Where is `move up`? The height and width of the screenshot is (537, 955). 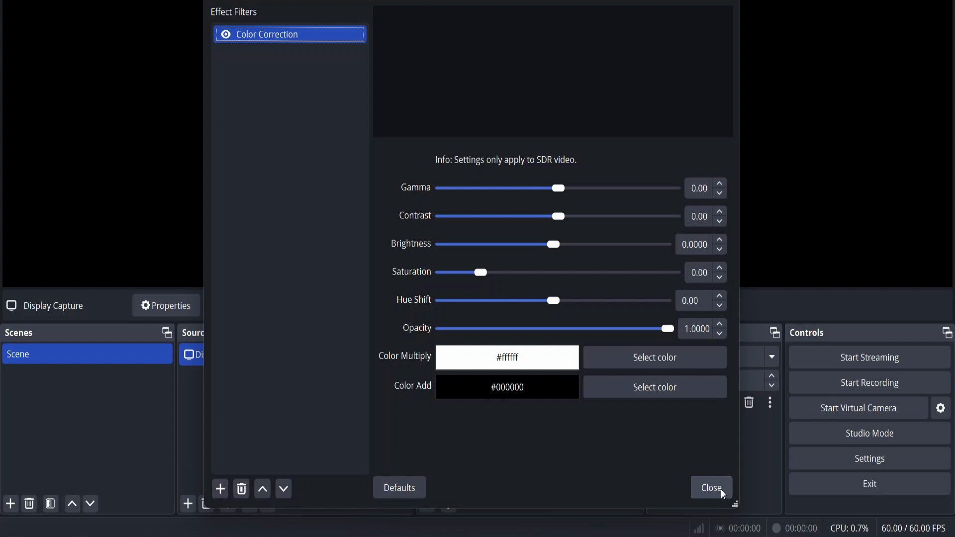
move up is located at coordinates (264, 490).